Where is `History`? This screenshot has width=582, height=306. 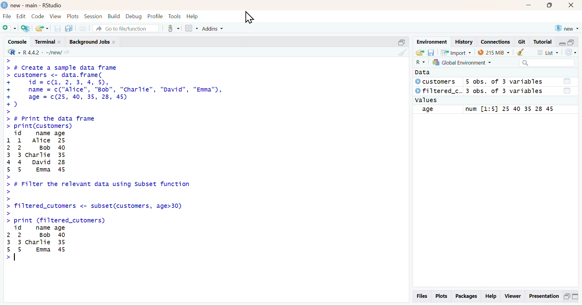 History is located at coordinates (463, 42).